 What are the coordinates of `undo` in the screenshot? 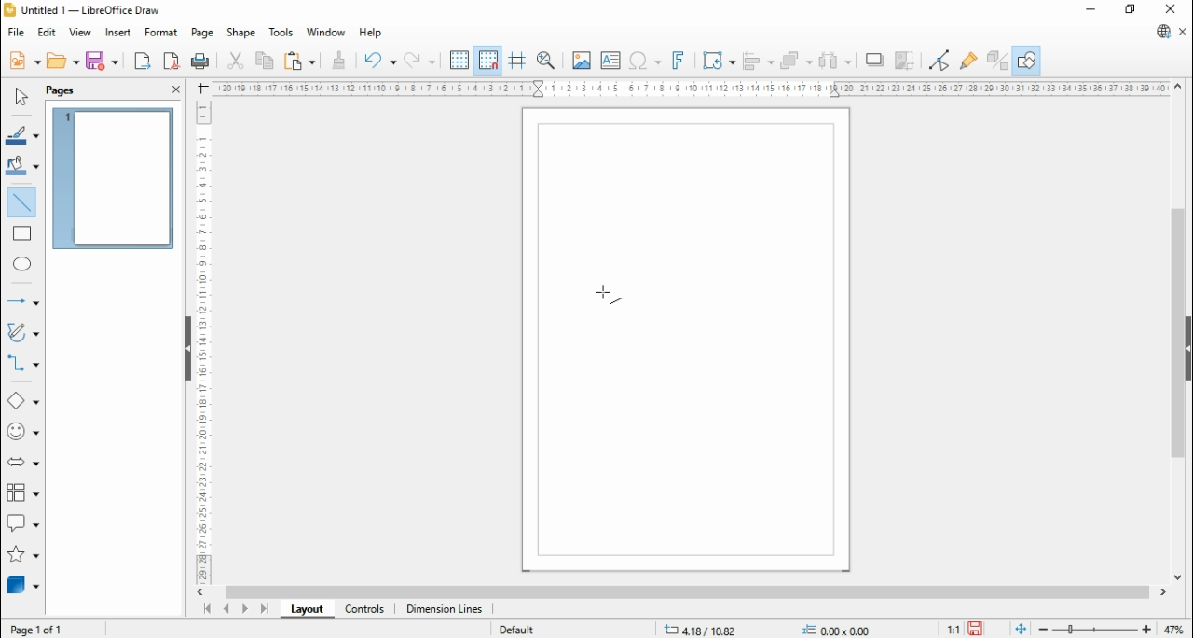 It's located at (378, 60).